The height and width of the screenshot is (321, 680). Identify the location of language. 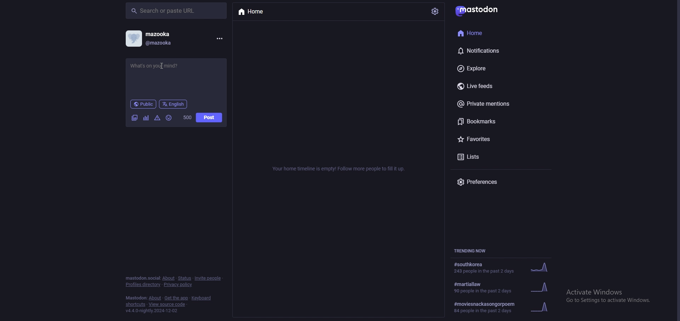
(174, 104).